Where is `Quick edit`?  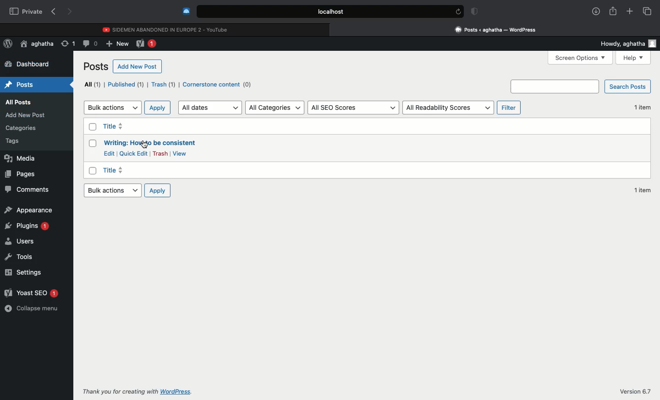
Quick edit is located at coordinates (134, 154).